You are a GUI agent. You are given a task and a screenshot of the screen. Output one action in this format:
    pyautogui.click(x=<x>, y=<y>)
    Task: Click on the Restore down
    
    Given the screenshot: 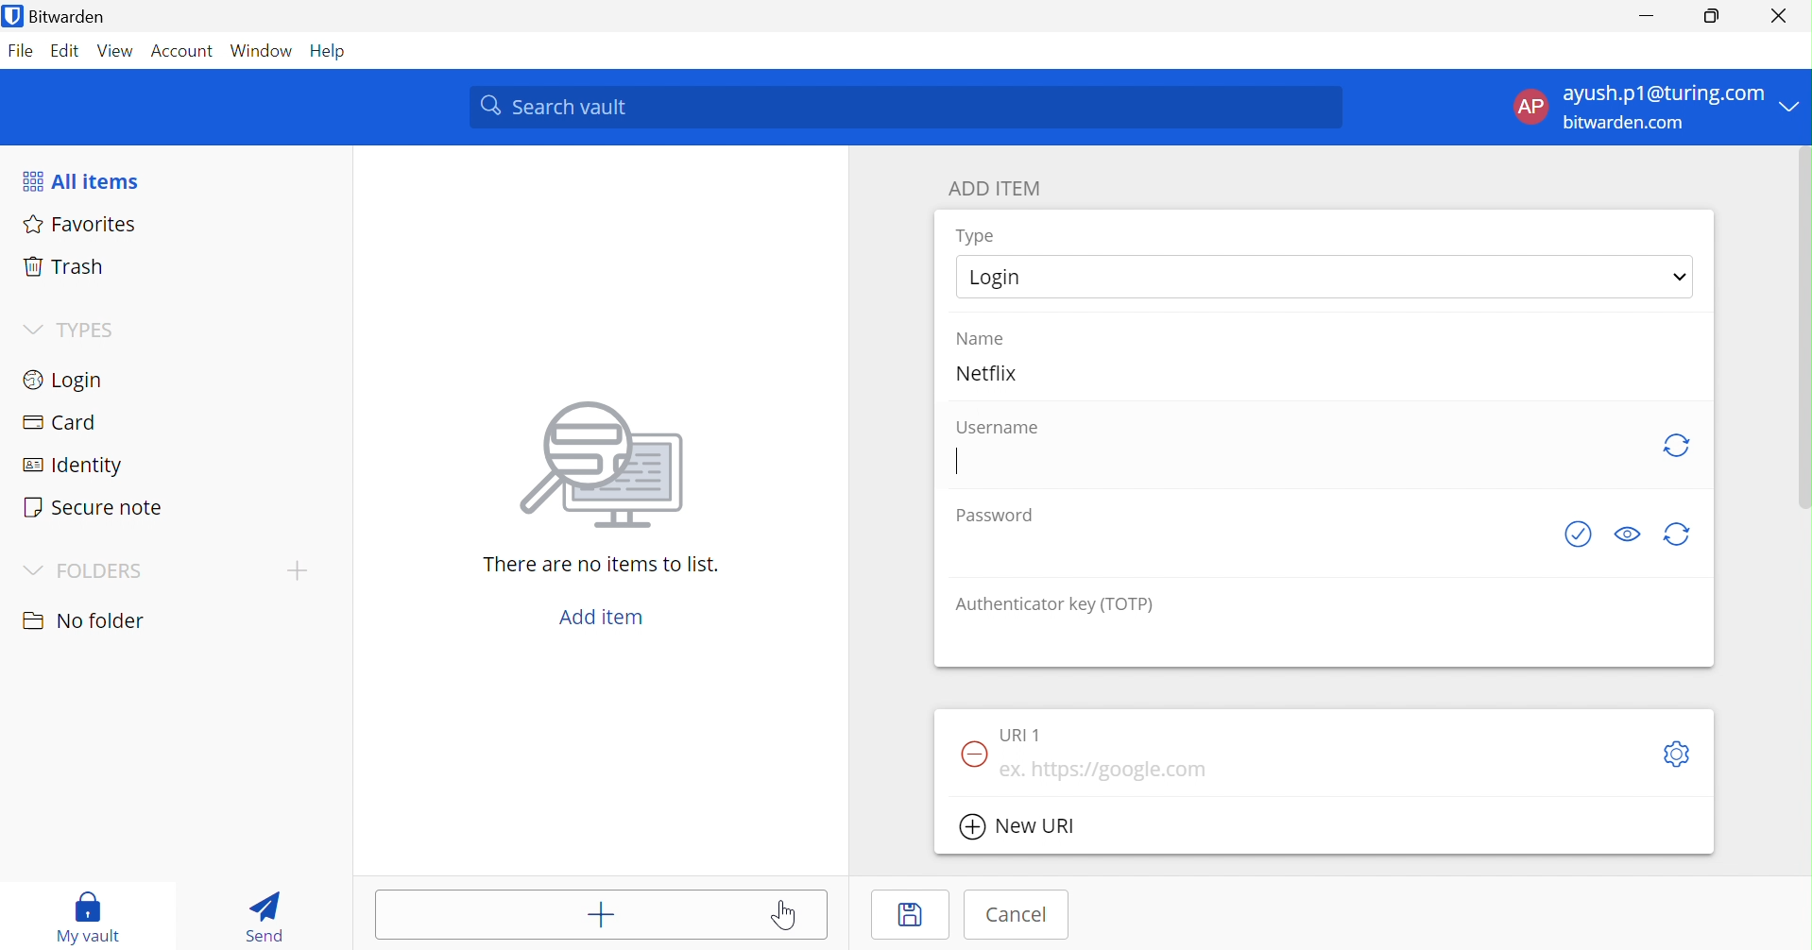 What is the action you would take?
    pyautogui.click(x=1715, y=17)
    